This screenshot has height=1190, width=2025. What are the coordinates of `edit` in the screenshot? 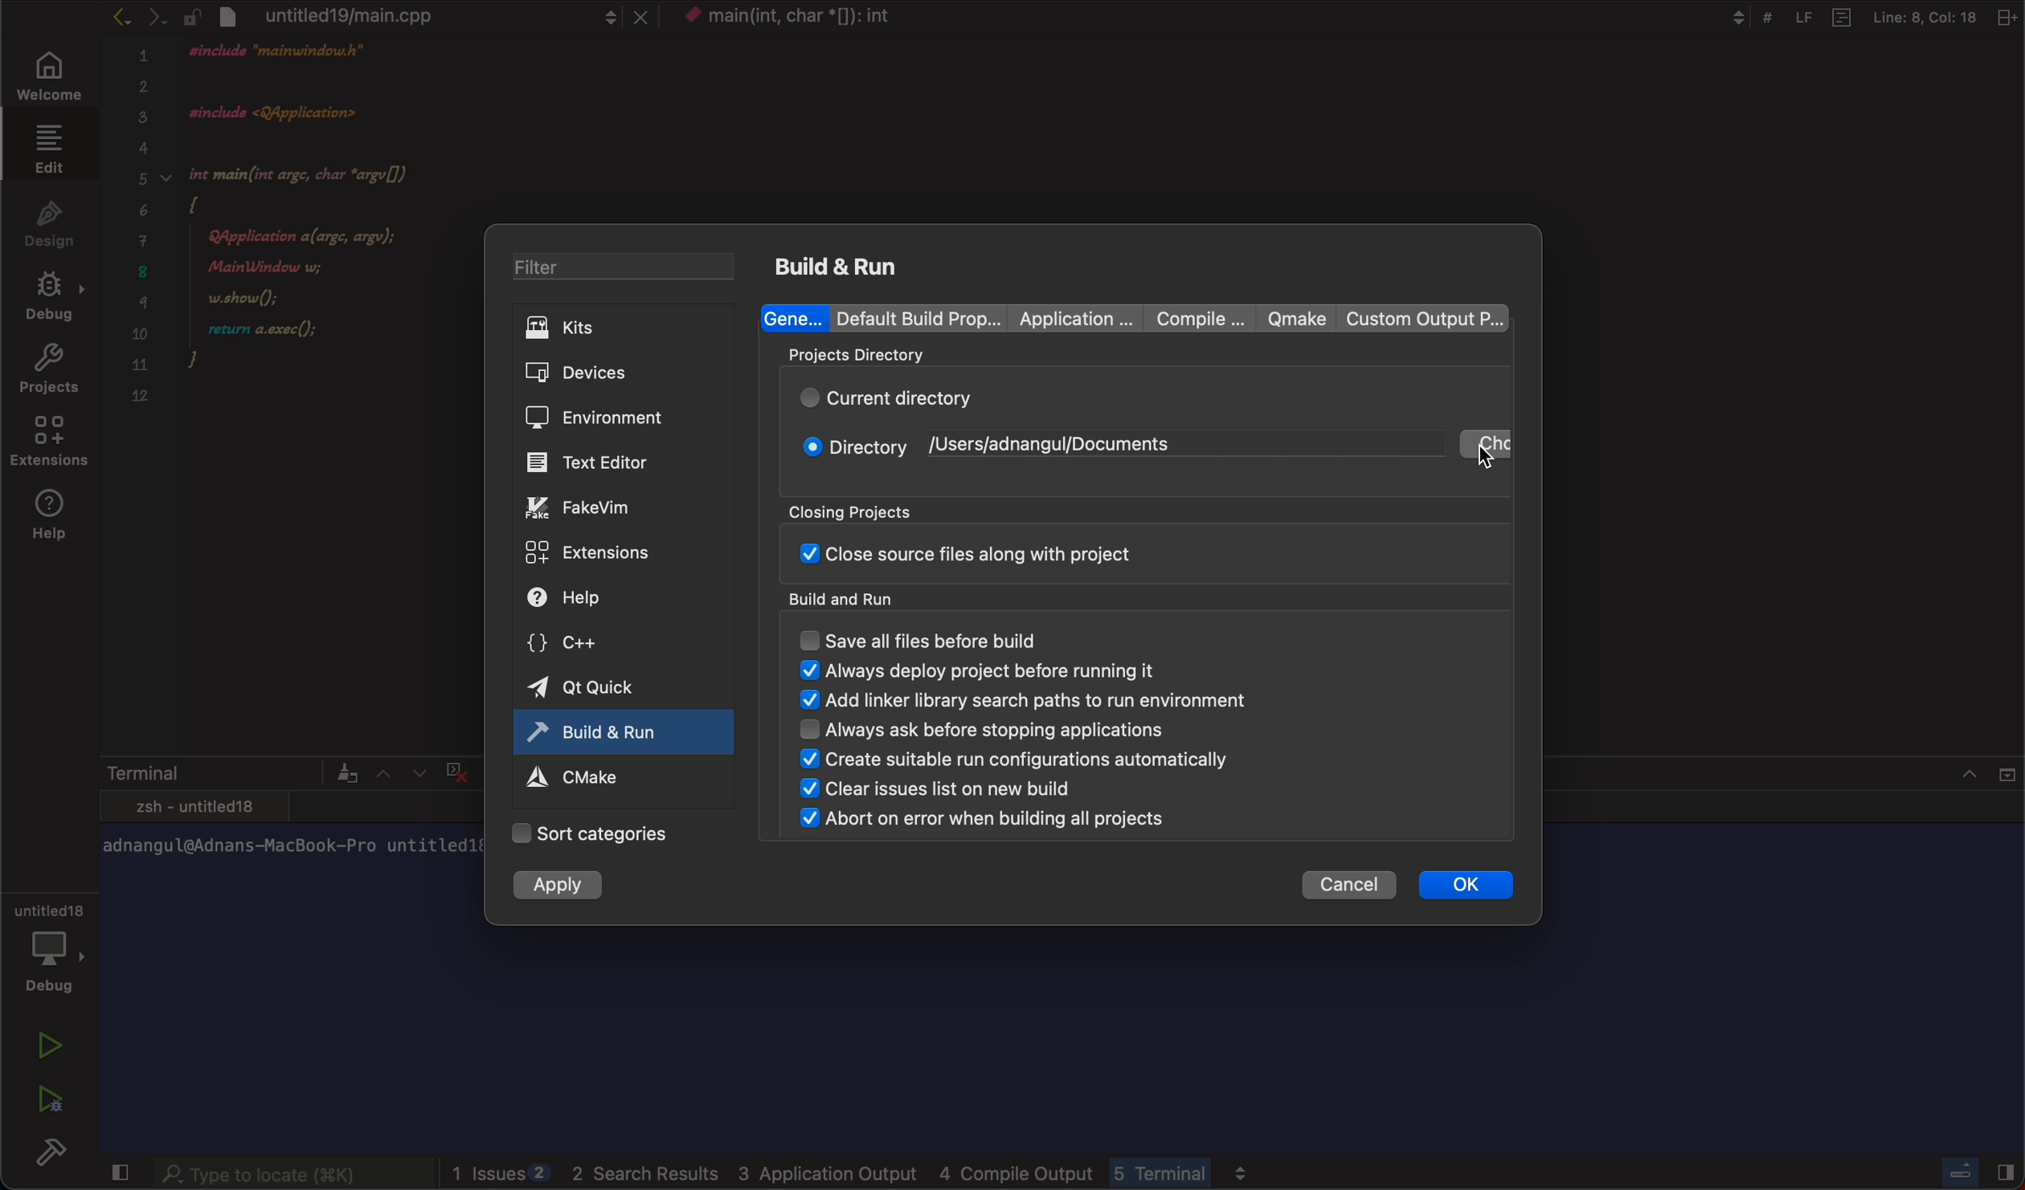 It's located at (50, 150).